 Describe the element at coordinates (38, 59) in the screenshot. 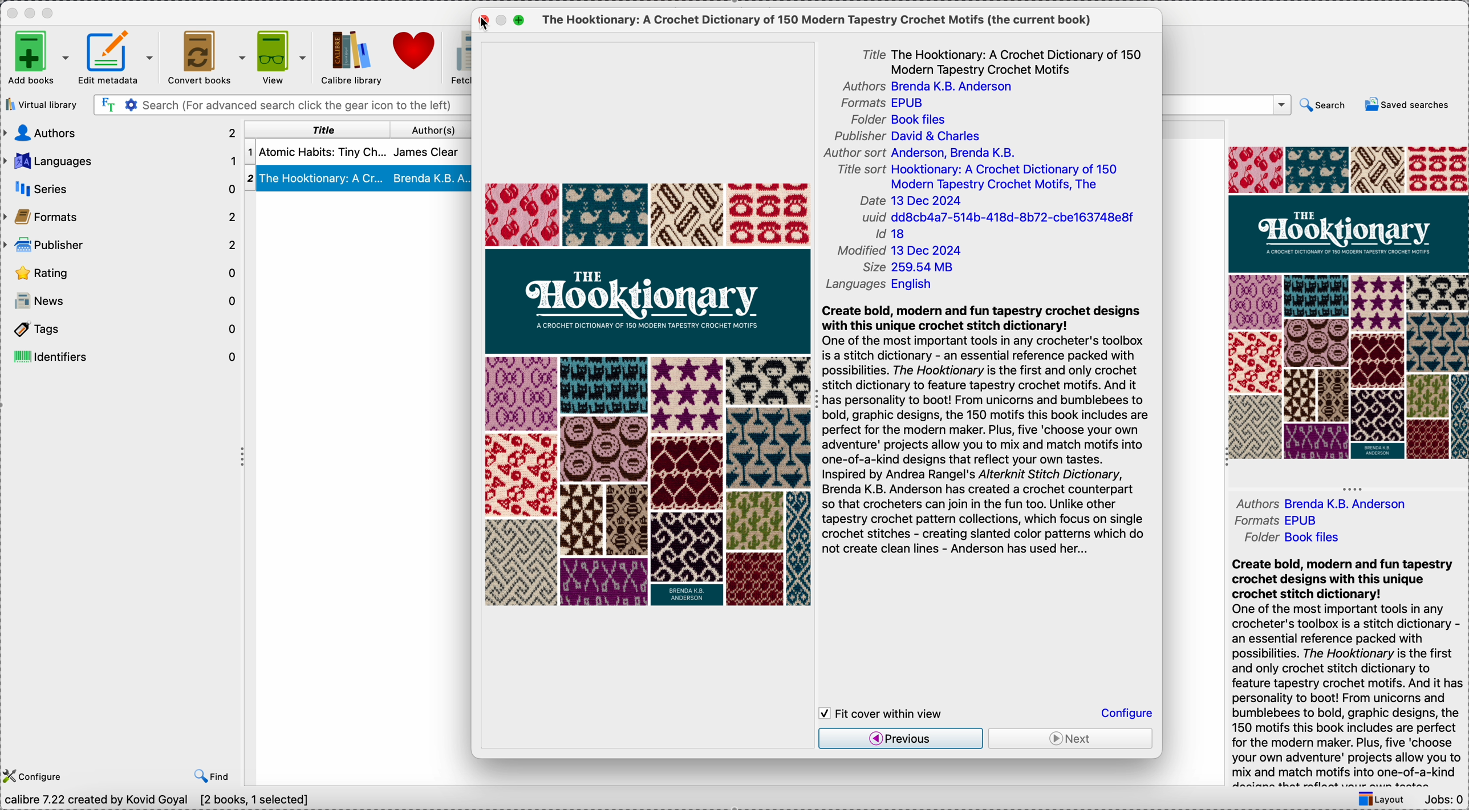

I see `add books` at that location.